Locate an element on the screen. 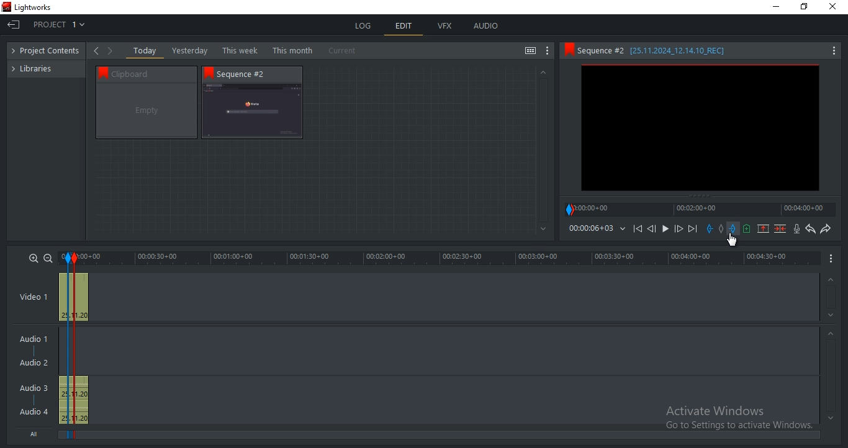 This screenshot has width=848, height=448. Close is located at coordinates (835, 7).